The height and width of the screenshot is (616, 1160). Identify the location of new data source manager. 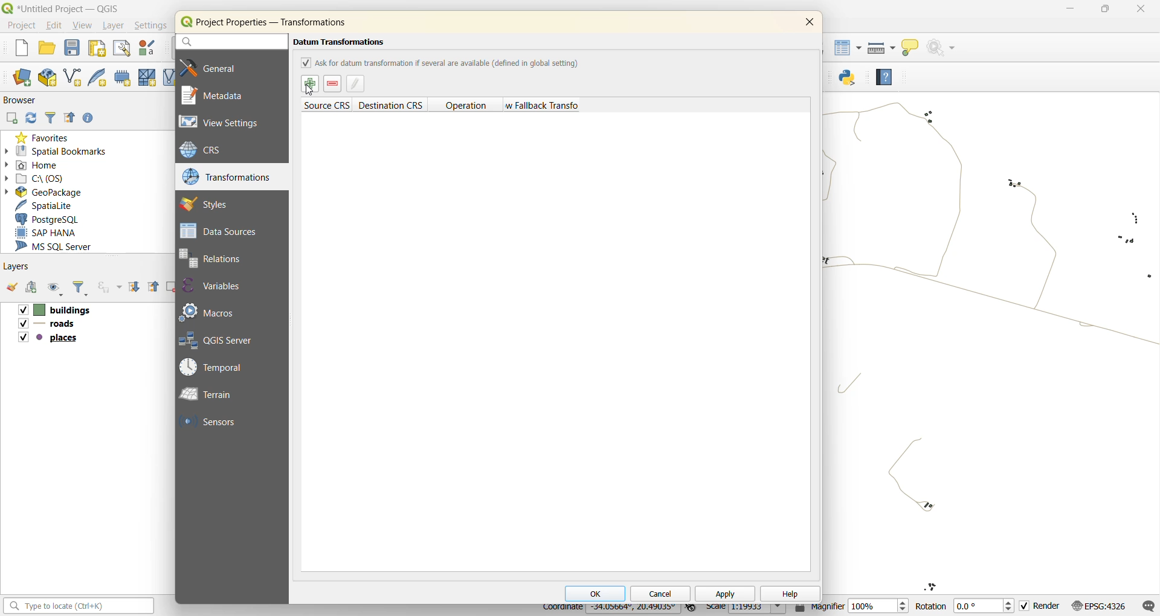
(25, 79).